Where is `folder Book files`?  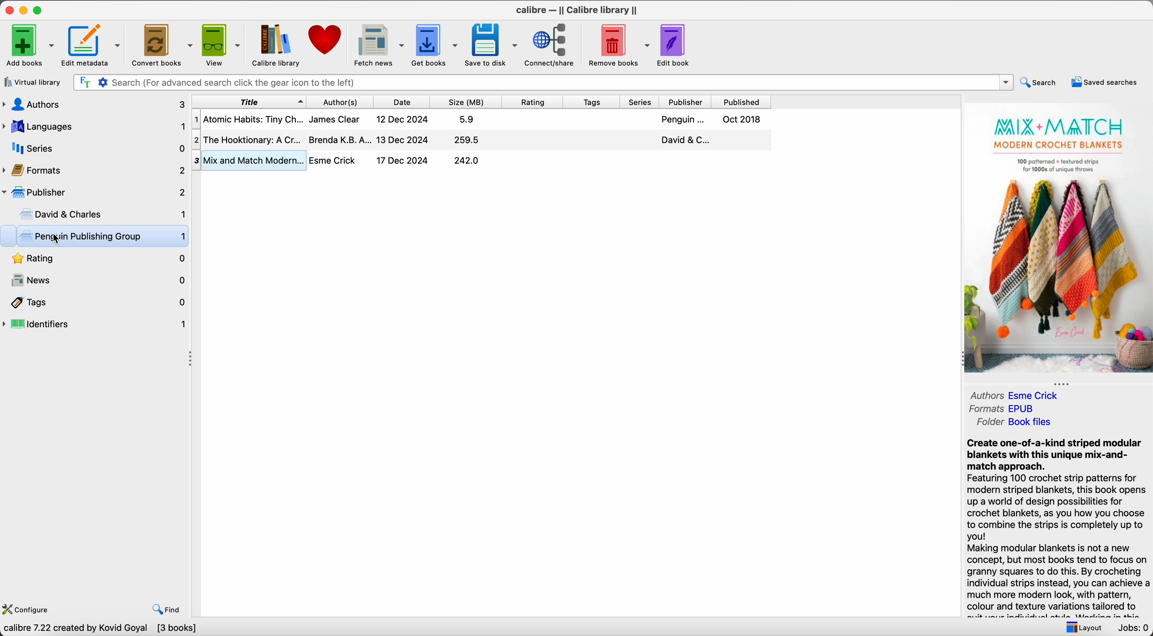 folder Book files is located at coordinates (1015, 422).